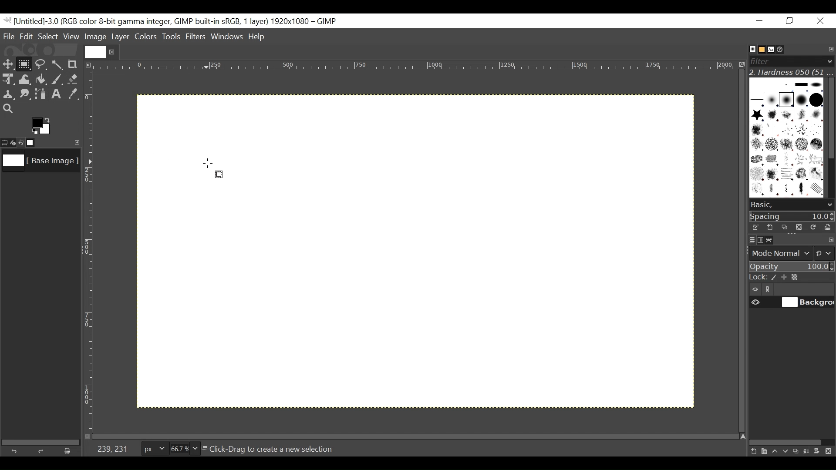 The height and width of the screenshot is (470, 836). I want to click on Click-Drag to create a new selection, so click(271, 450).